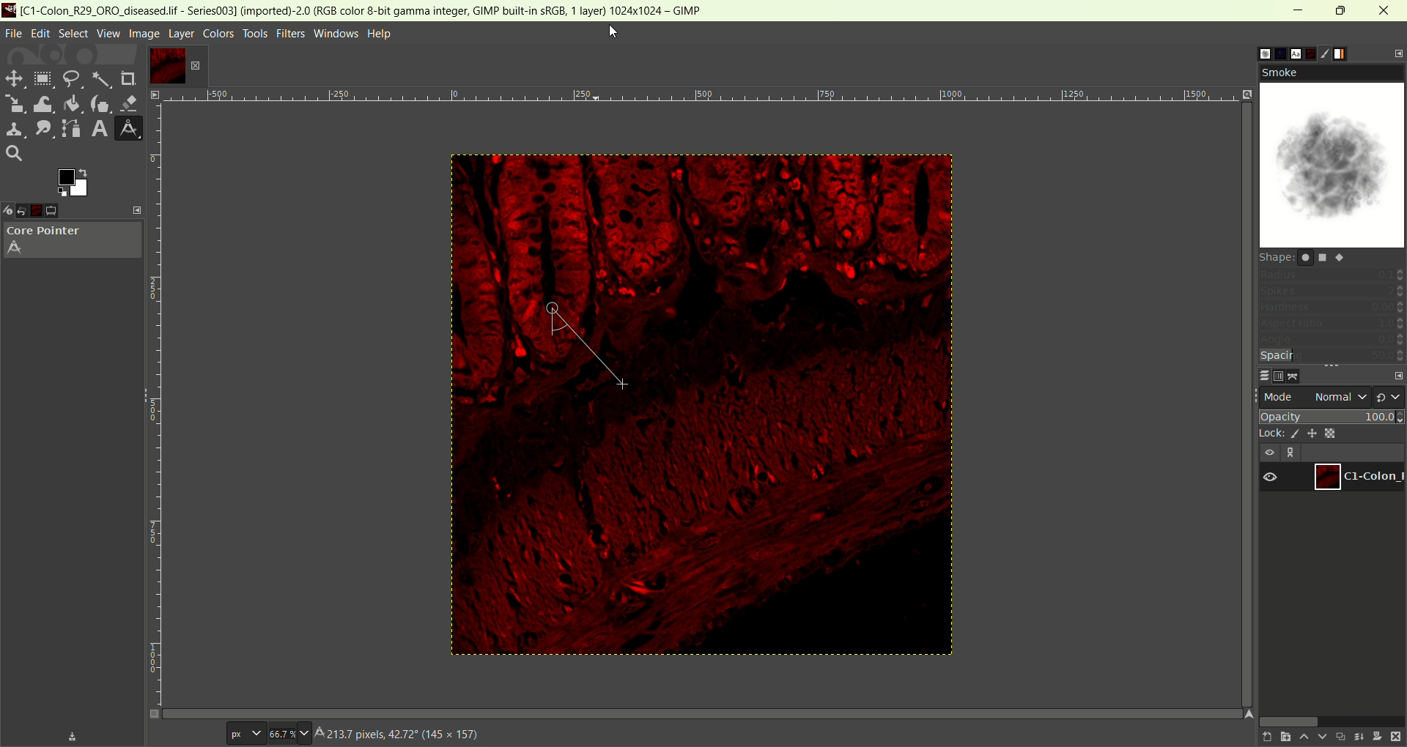 The image size is (1407, 747). What do you see at coordinates (71, 103) in the screenshot?
I see `color bucket` at bounding box center [71, 103].